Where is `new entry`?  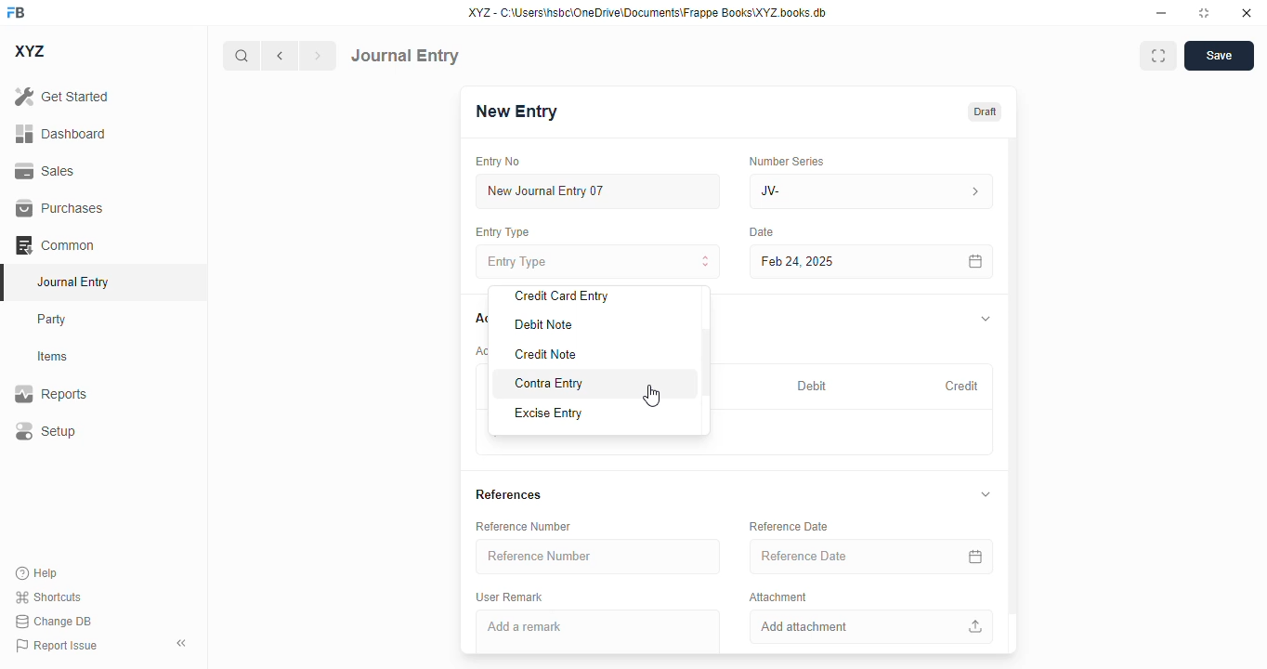 new entry is located at coordinates (517, 111).